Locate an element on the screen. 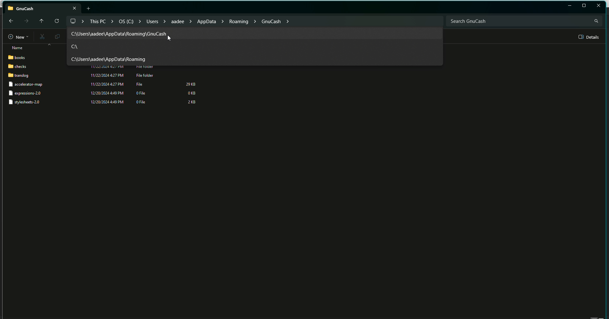 The image size is (609, 319). Close is located at coordinates (435, 20).